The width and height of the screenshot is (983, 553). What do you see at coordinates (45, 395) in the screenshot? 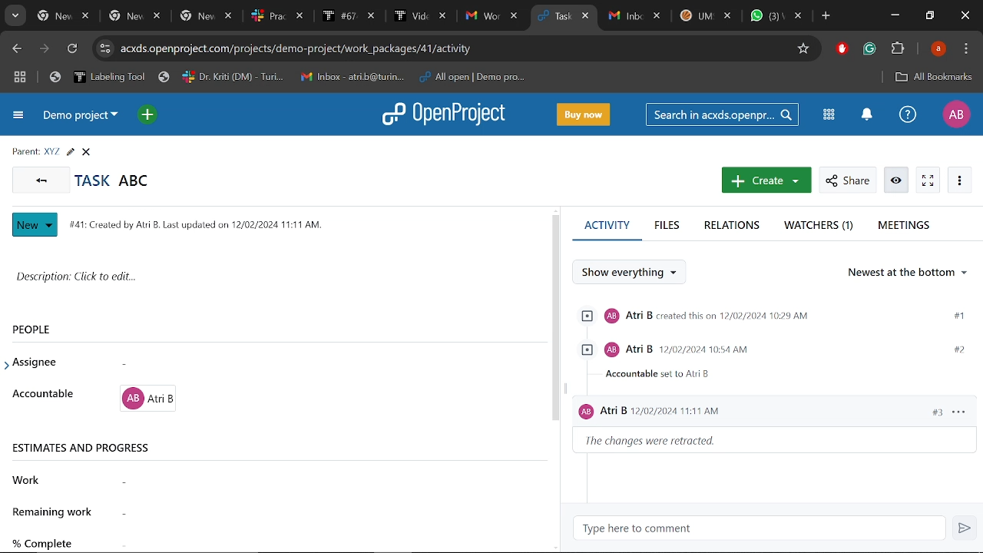
I see `Accountable` at bounding box center [45, 395].